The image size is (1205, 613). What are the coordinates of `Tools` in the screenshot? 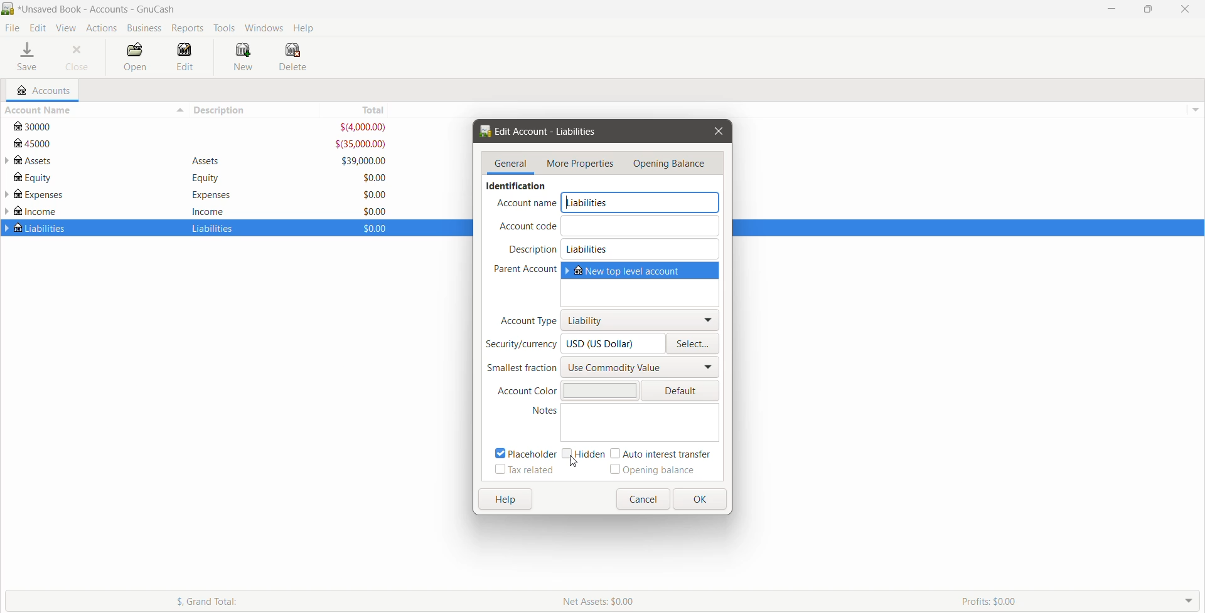 It's located at (225, 28).